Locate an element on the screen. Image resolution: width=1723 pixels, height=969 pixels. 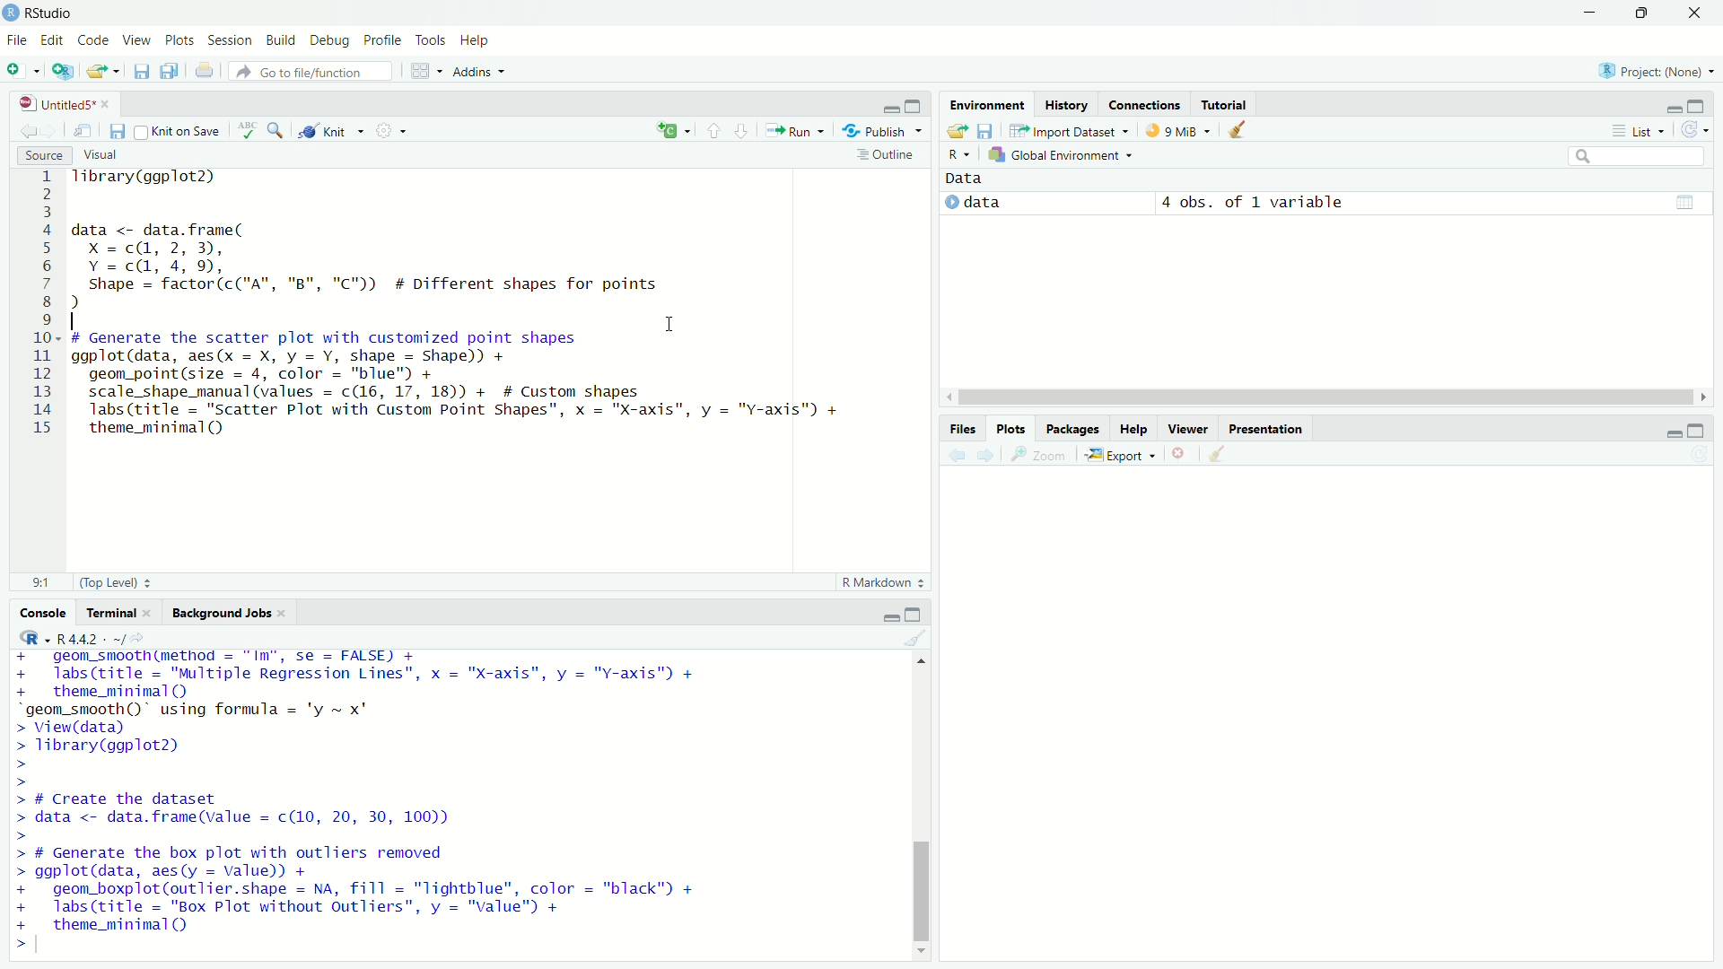
Tools is located at coordinates (431, 39).